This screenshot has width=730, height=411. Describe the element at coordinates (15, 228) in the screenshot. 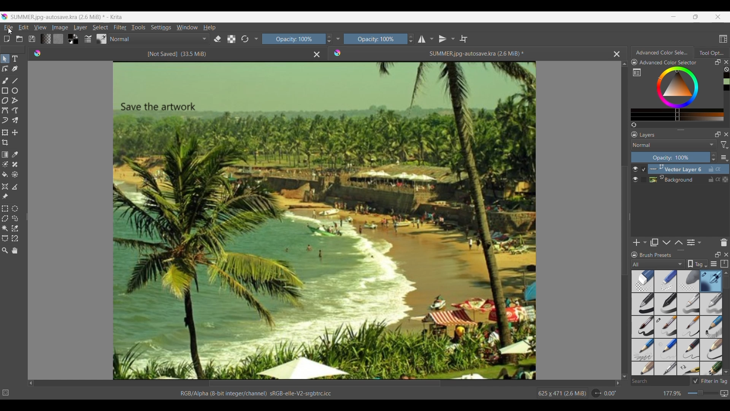

I see `Similar color selection tool` at that location.